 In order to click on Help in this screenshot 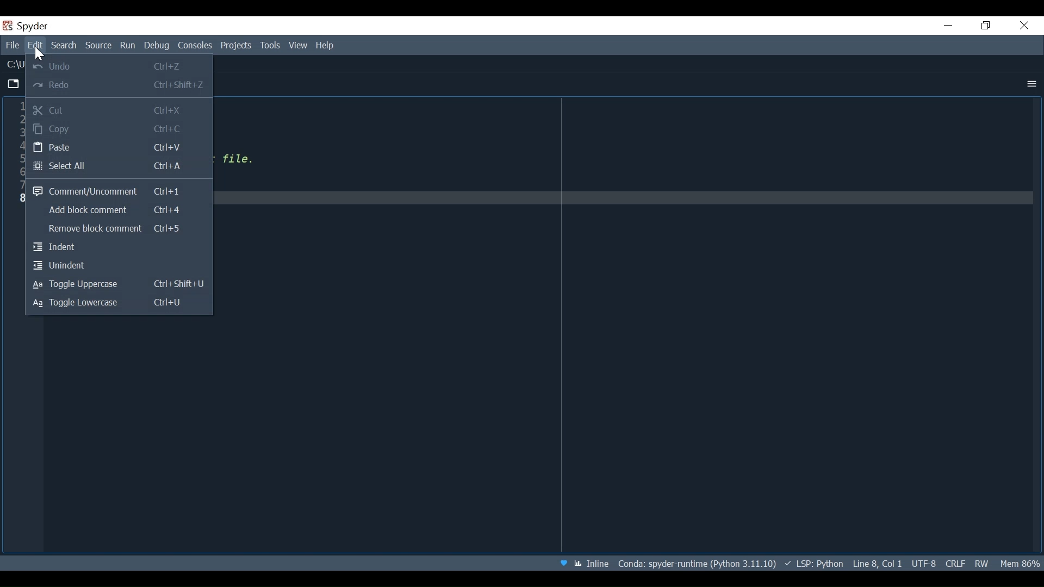, I will do `click(325, 47)`.